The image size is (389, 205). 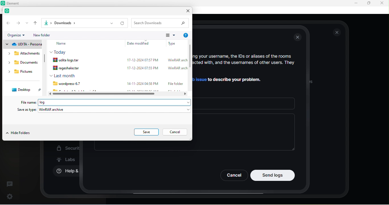 I want to click on Last month, so click(x=62, y=76).